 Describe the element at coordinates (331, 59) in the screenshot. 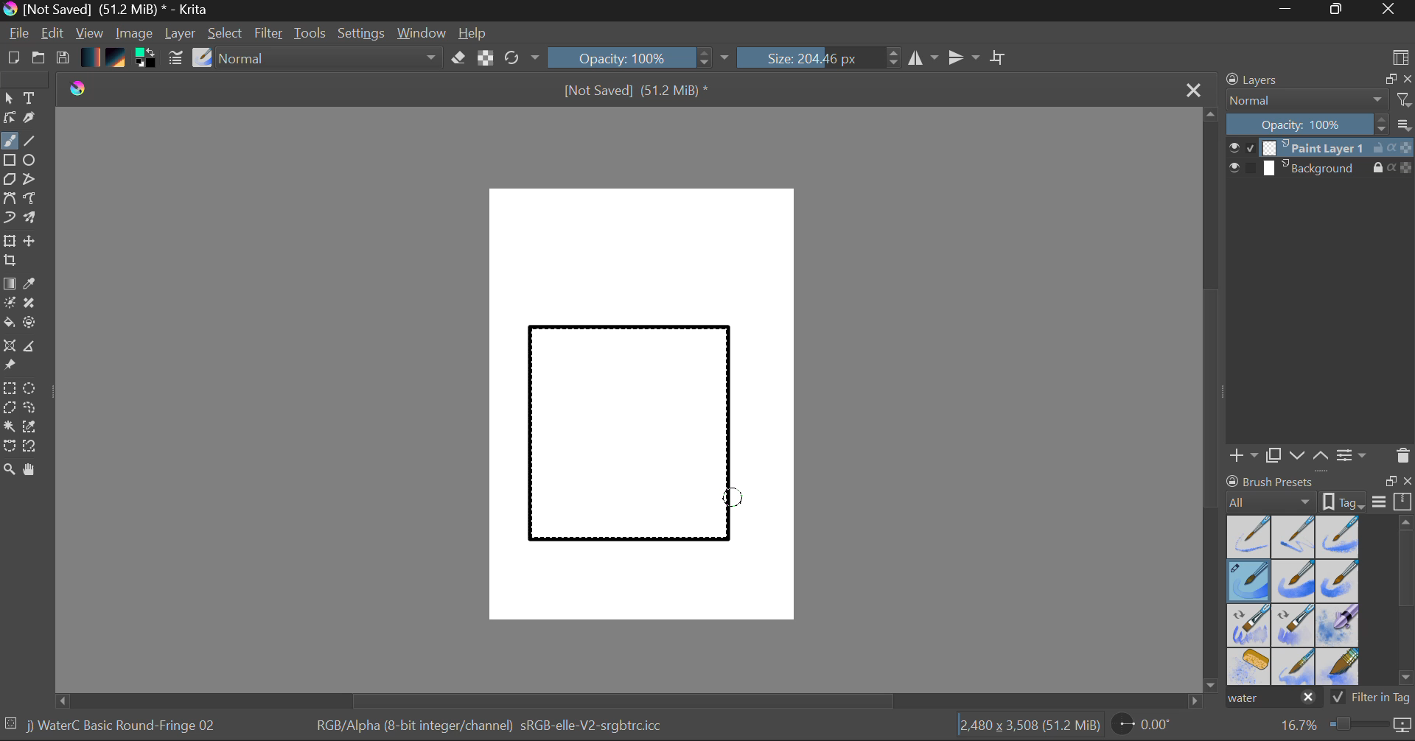

I see `Blending Tool` at that location.